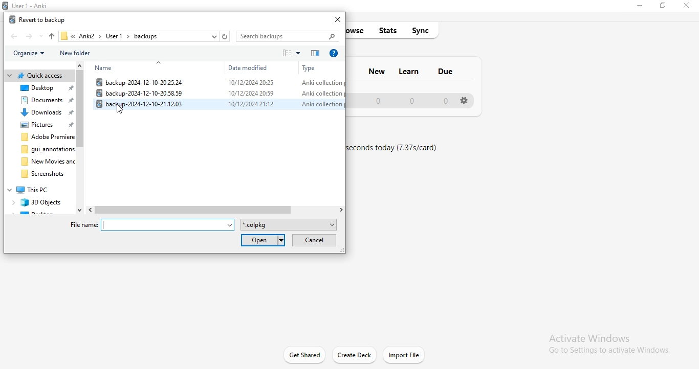 The image size is (699, 369). Describe the element at coordinates (144, 36) in the screenshot. I see `file path` at that location.